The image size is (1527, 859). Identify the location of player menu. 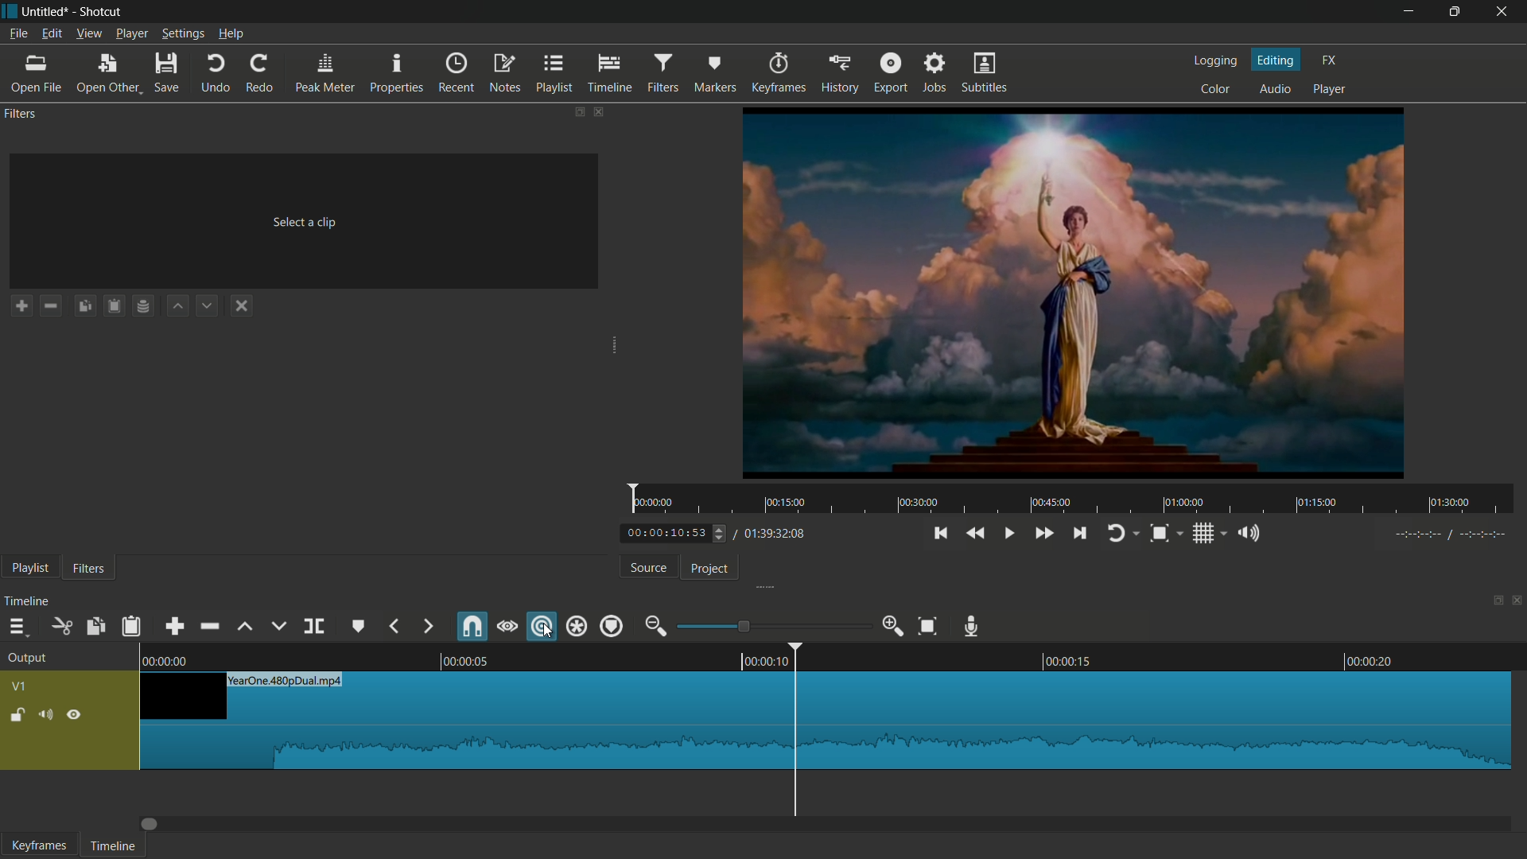
(130, 34).